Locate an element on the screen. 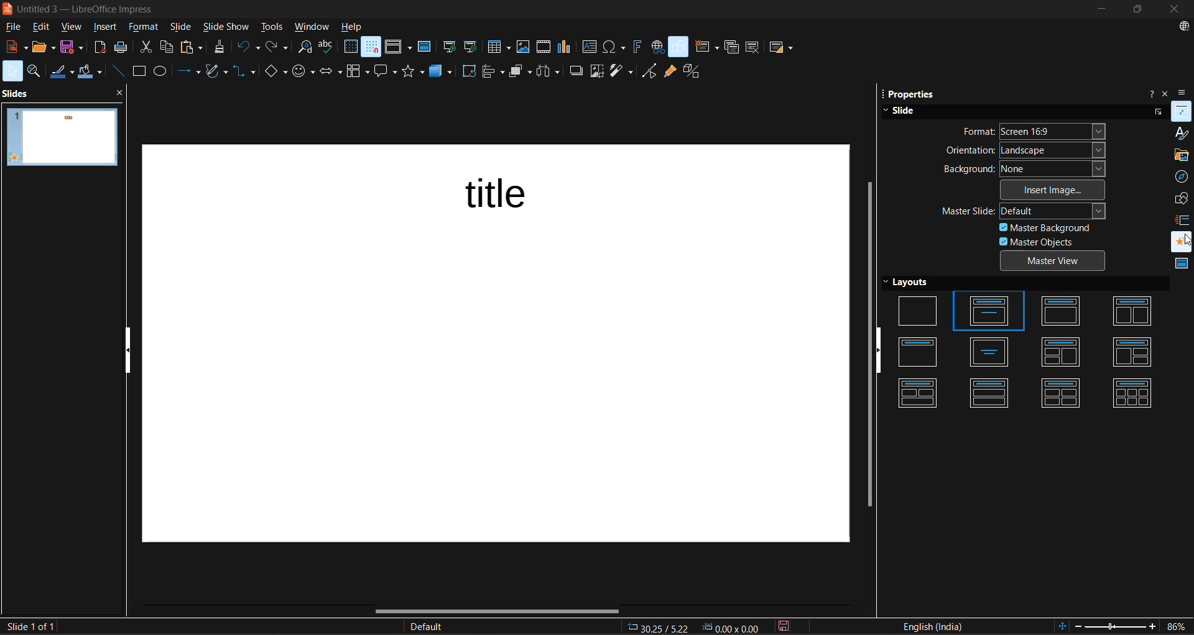  insert line is located at coordinates (119, 71).